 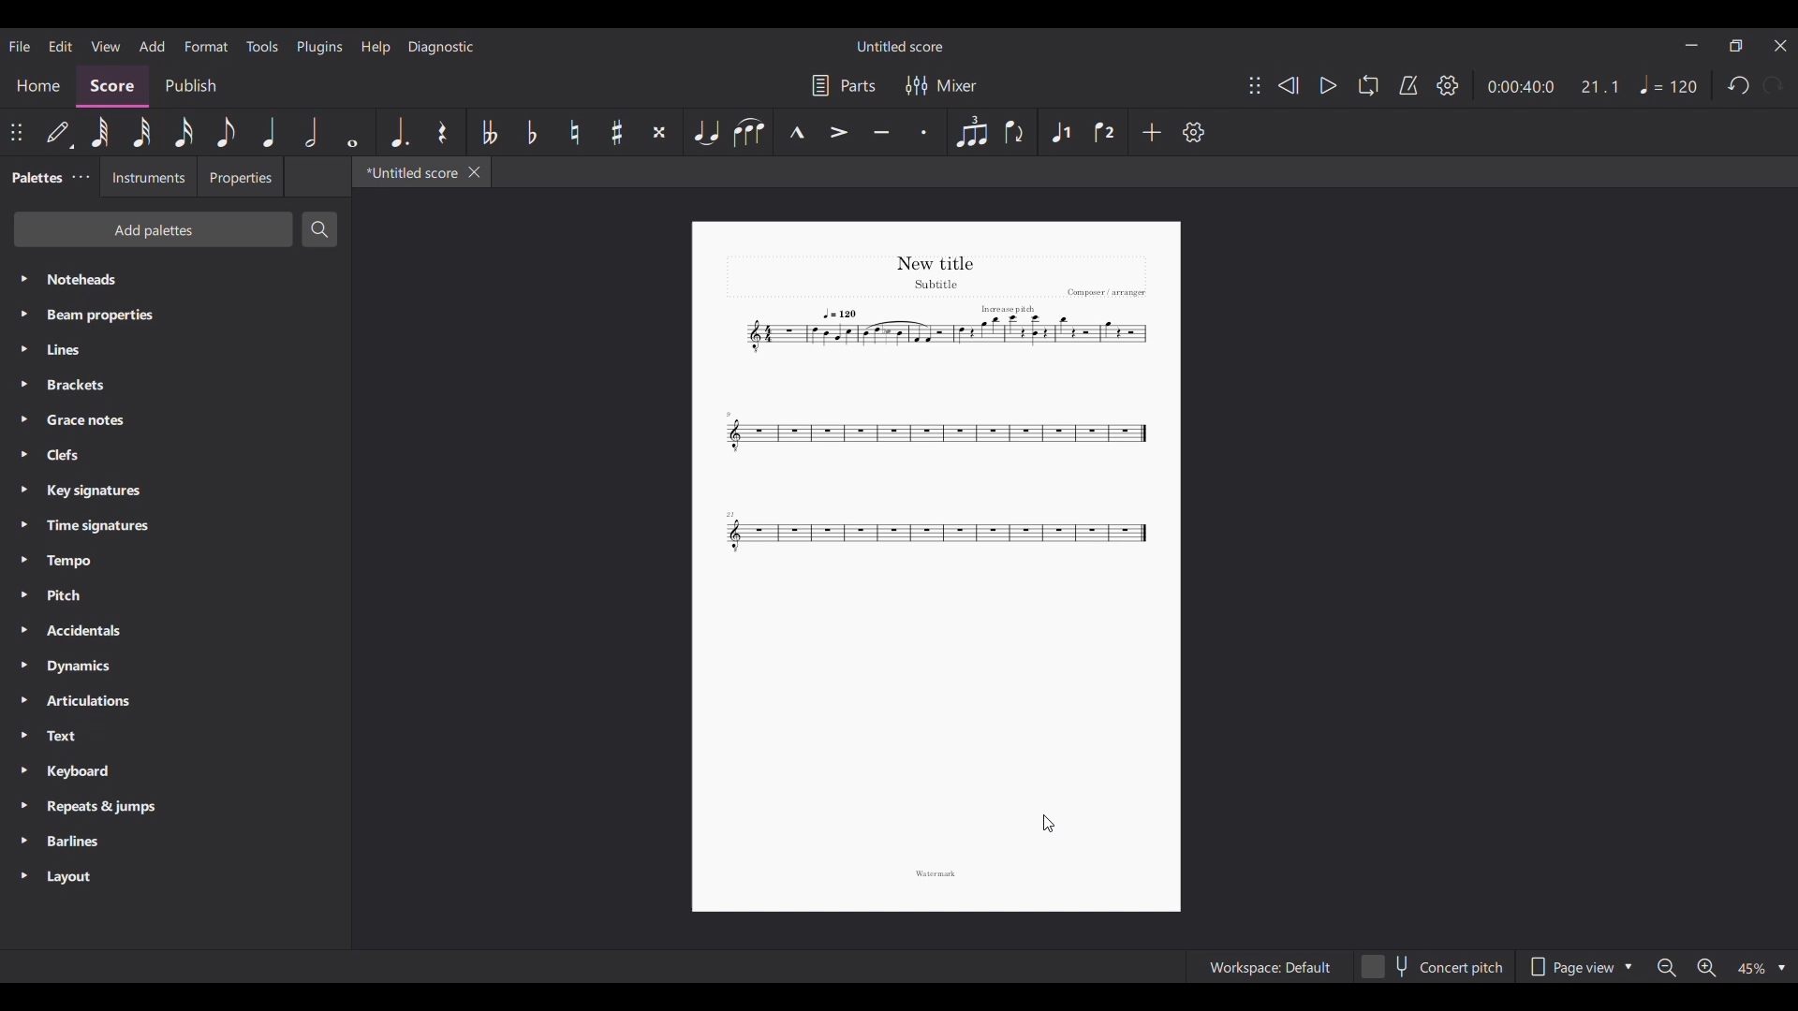 I want to click on Close interface, so click(x=1781, y=46).